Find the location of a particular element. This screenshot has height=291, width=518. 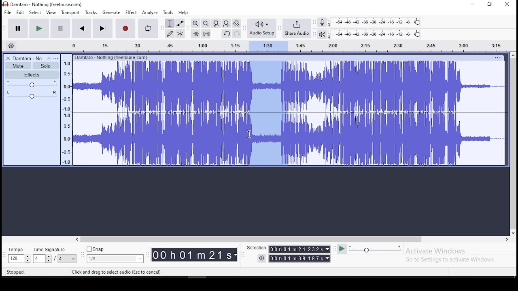

Maximize is located at coordinates (490, 4).